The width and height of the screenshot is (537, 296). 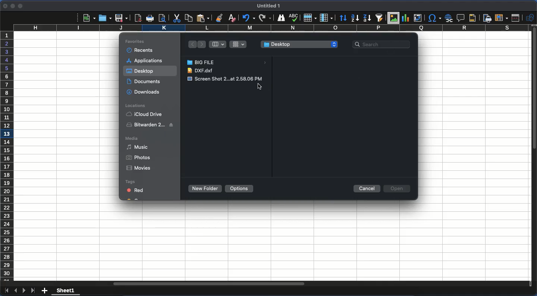 I want to click on cursor, so click(x=261, y=86).